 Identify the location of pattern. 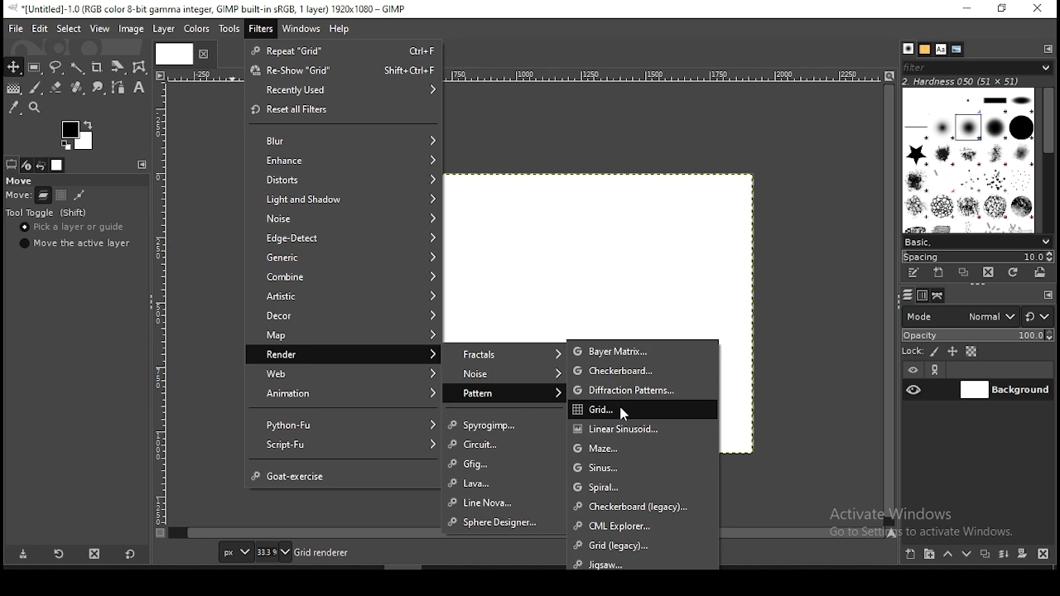
(505, 393).